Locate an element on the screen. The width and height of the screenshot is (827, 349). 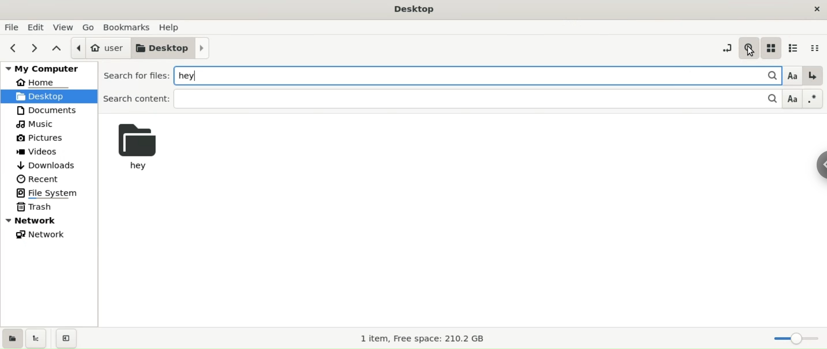
icon view is located at coordinates (773, 49).